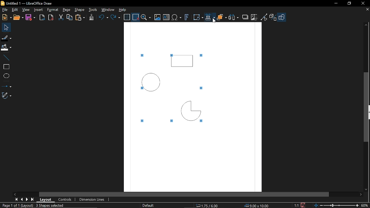 The width and height of the screenshot is (370, 208). I want to click on File, so click(5, 10).